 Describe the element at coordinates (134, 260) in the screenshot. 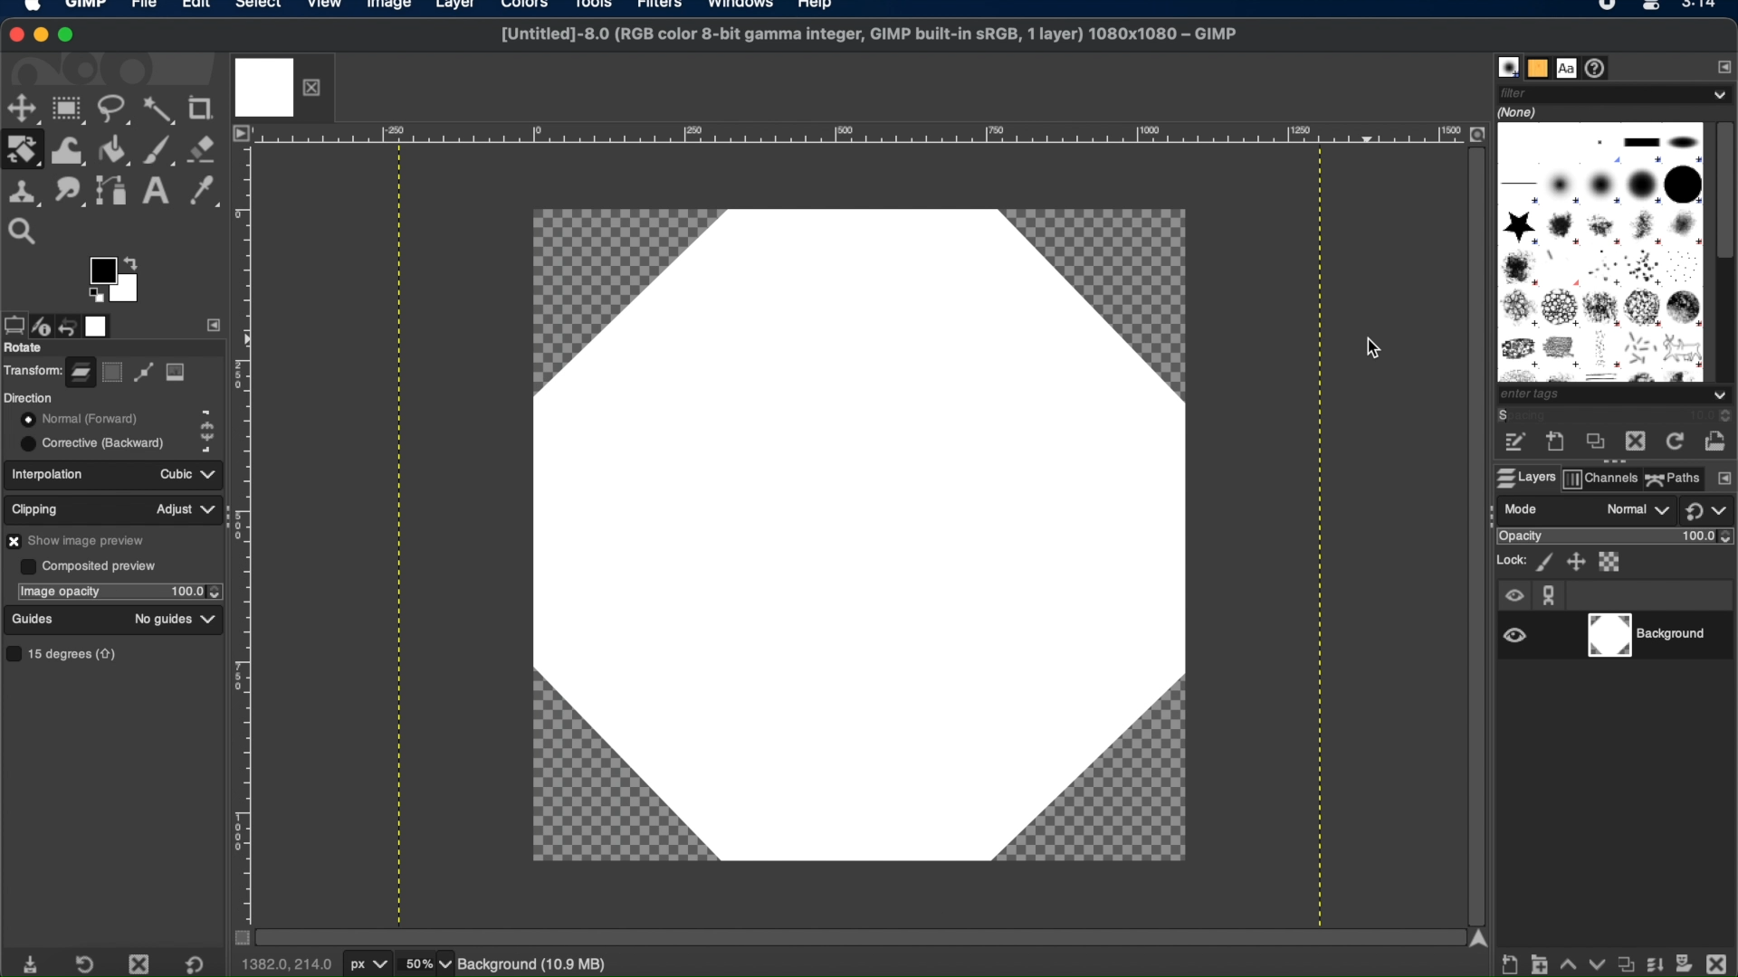

I see `arrow` at that location.